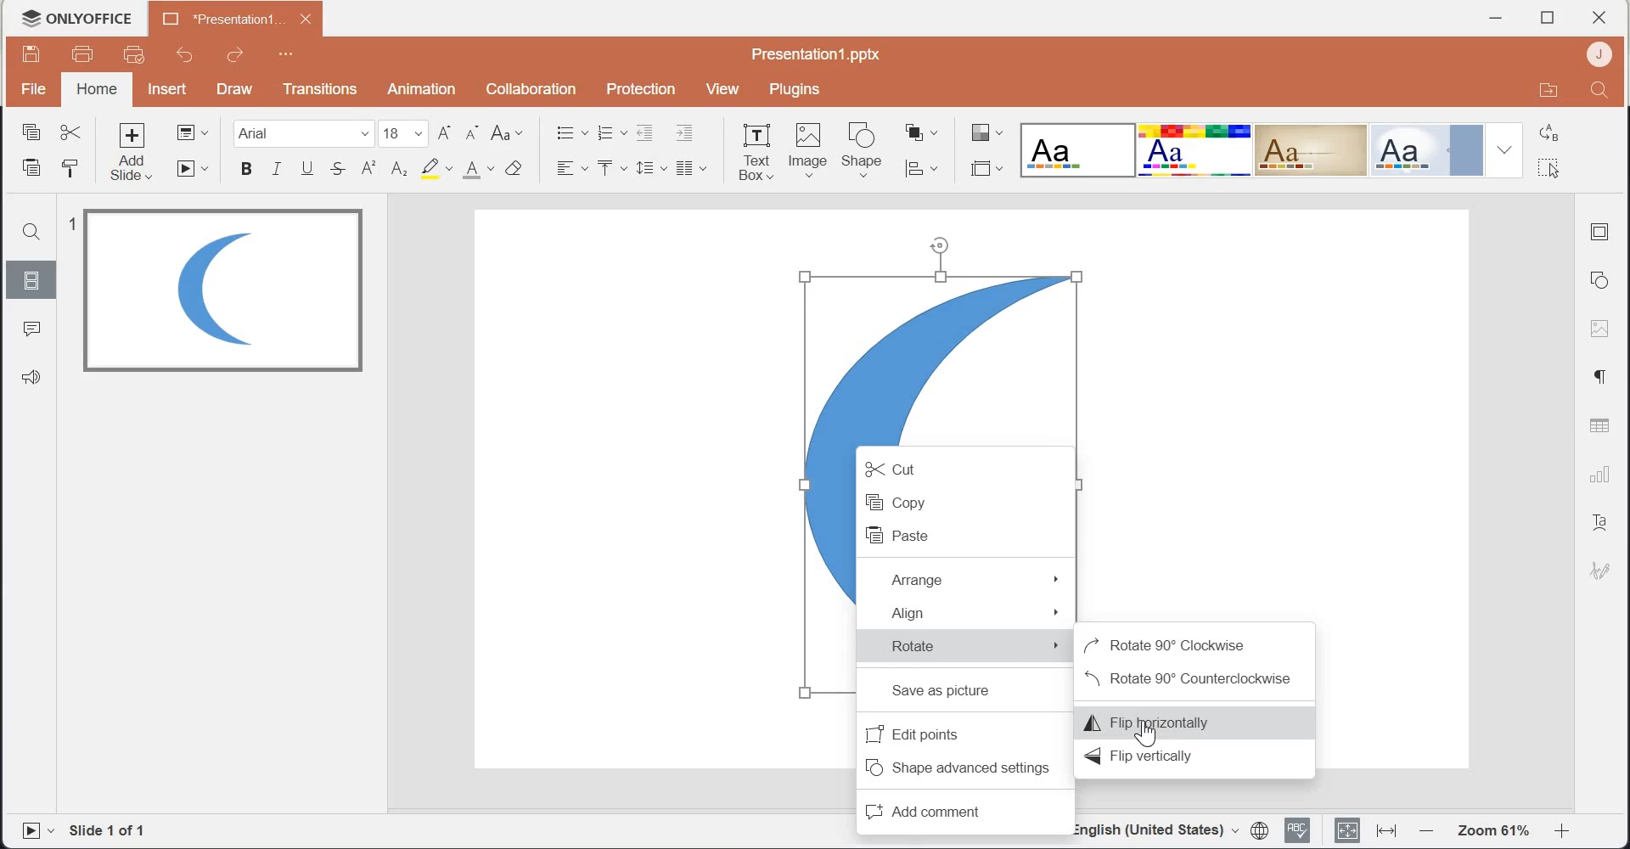 This screenshot has width=1630, height=849. Describe the element at coordinates (232, 90) in the screenshot. I see `Draw` at that location.